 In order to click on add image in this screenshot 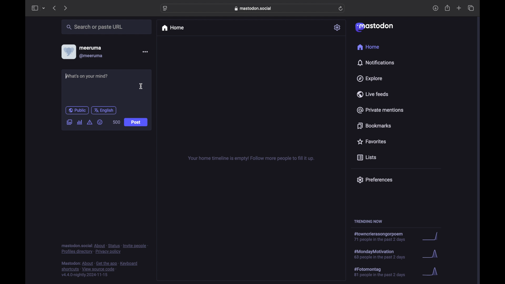, I will do `click(69, 123)`.